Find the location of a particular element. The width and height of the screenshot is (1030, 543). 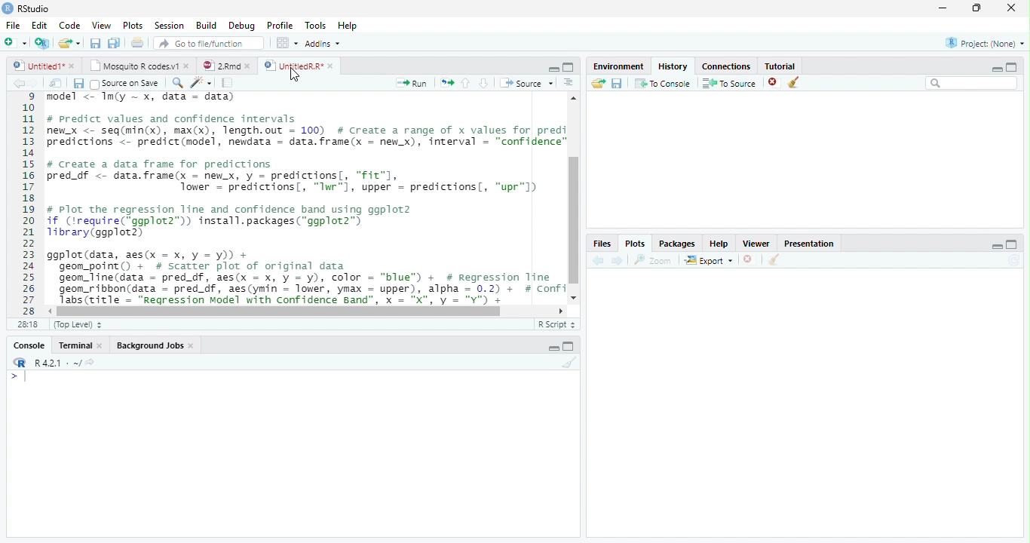

Maximize is located at coordinates (1013, 66).